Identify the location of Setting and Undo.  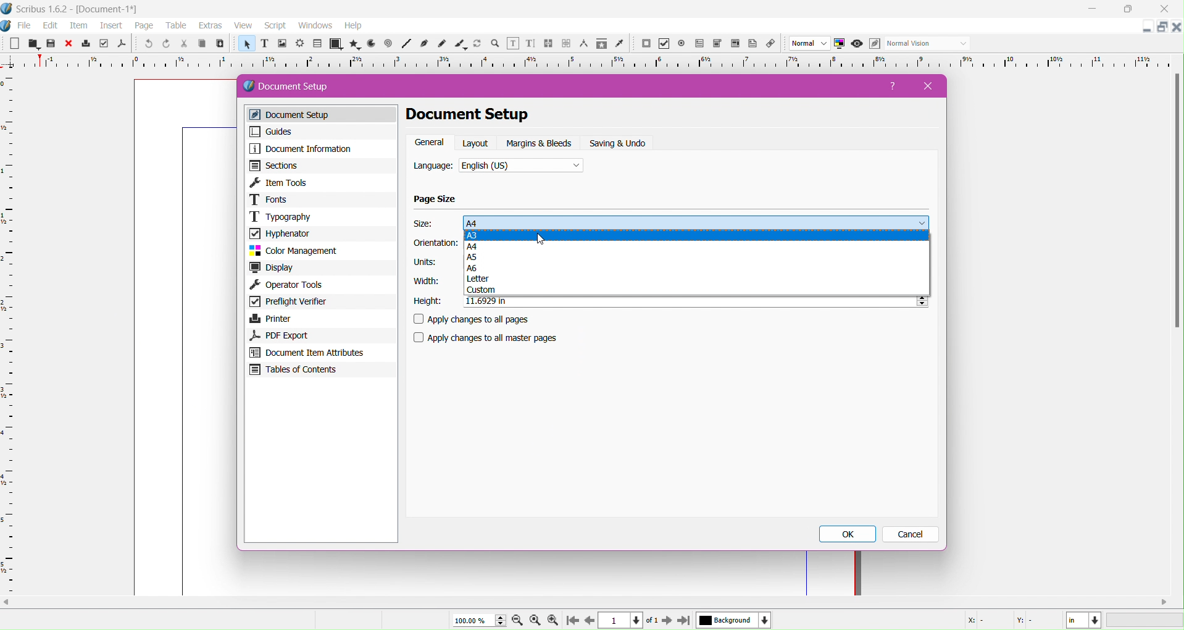
(622, 143).